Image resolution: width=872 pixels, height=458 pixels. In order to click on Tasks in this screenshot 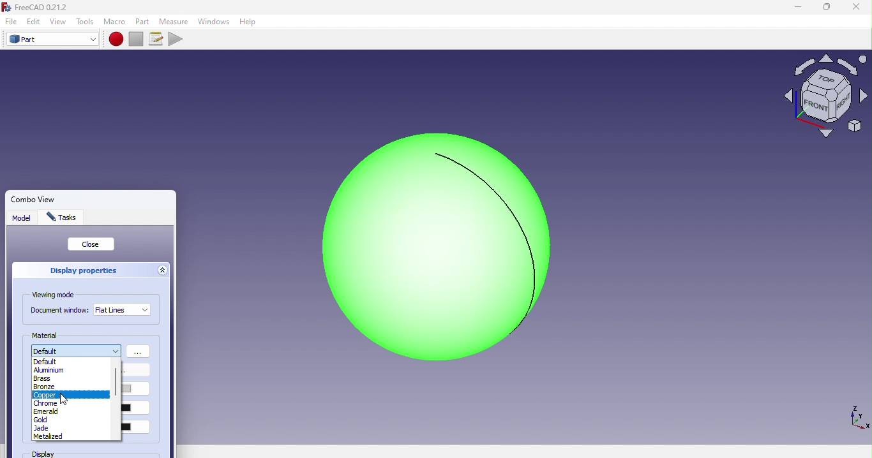, I will do `click(64, 218)`.